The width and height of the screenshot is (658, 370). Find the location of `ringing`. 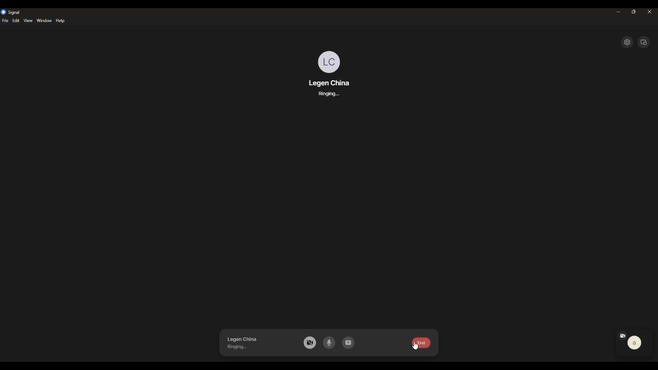

ringing is located at coordinates (330, 95).